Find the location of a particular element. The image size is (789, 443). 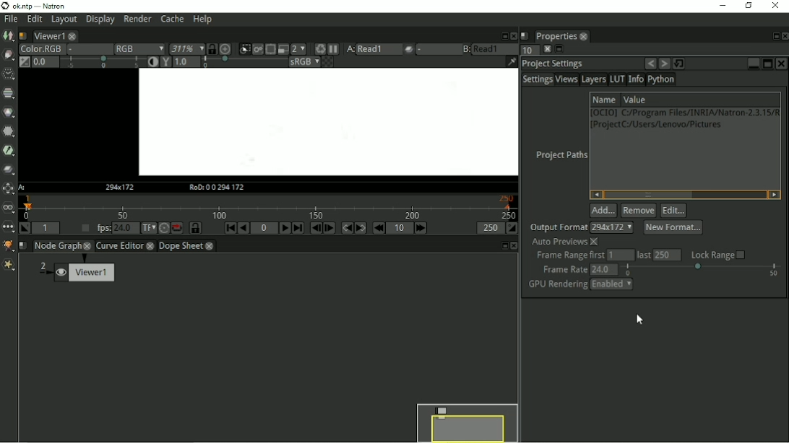

Curve Editor is located at coordinates (119, 245).